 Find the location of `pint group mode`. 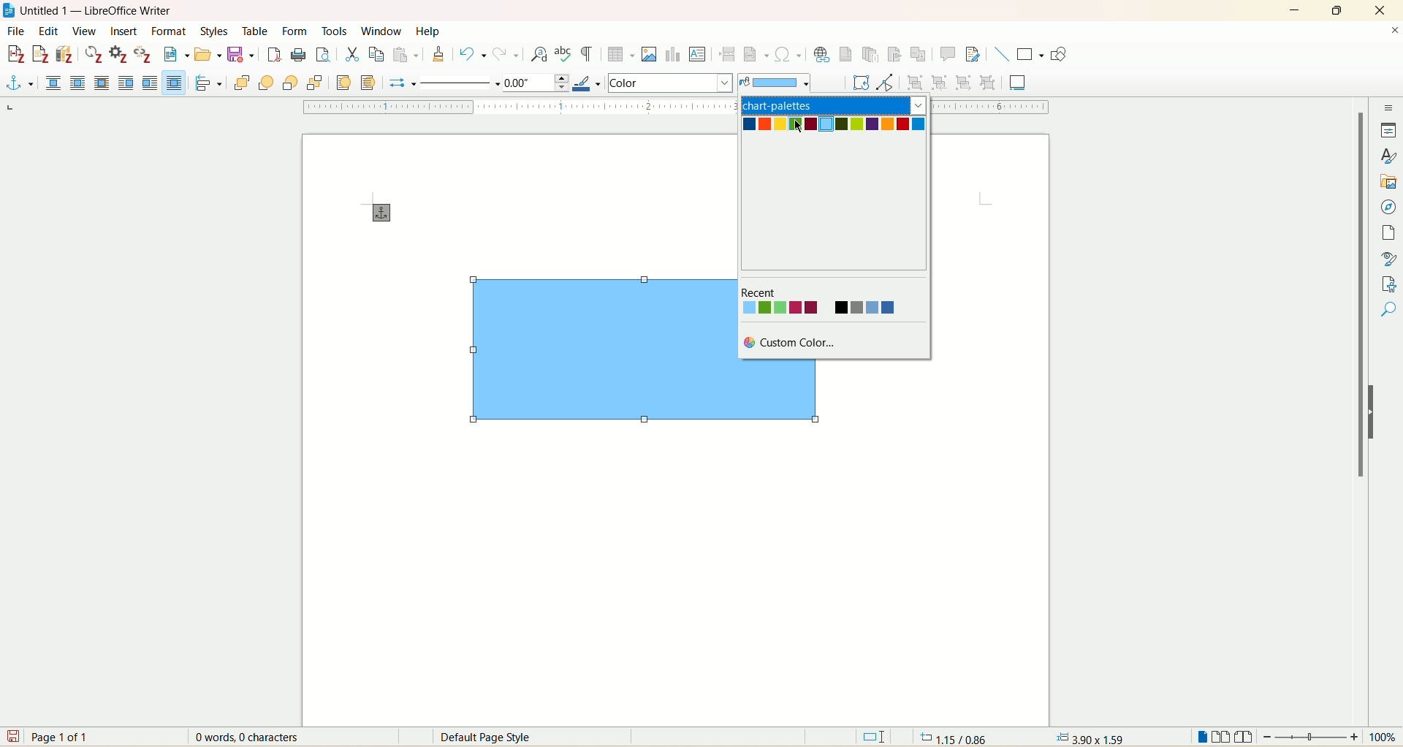

pint group mode is located at coordinates (885, 83).